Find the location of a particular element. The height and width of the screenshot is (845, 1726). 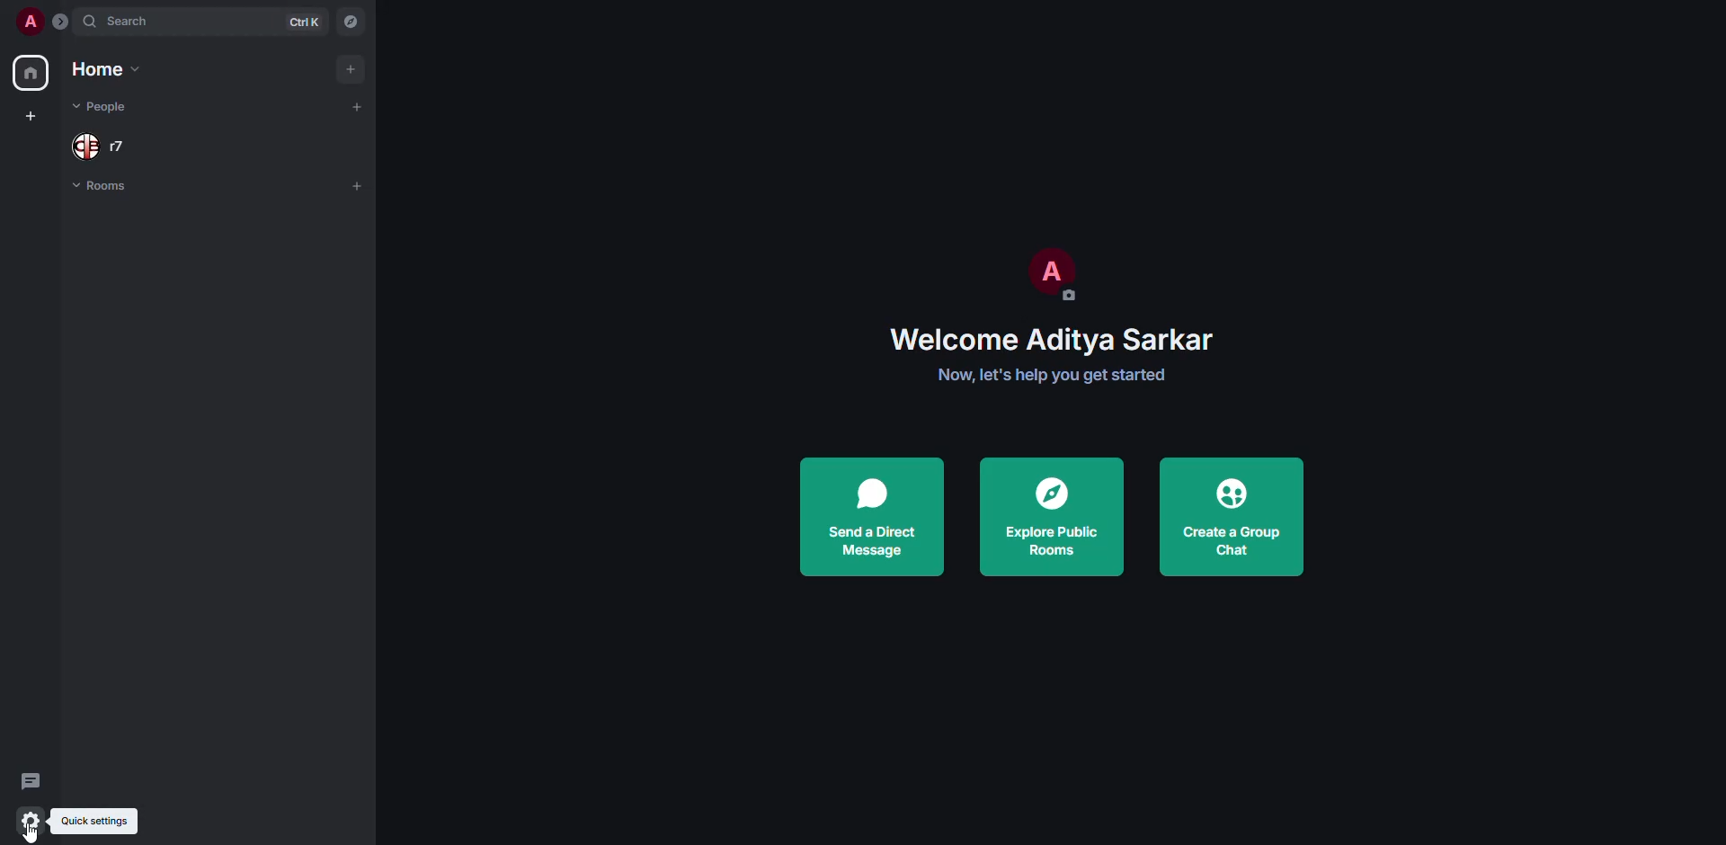

create space is located at coordinates (34, 117).